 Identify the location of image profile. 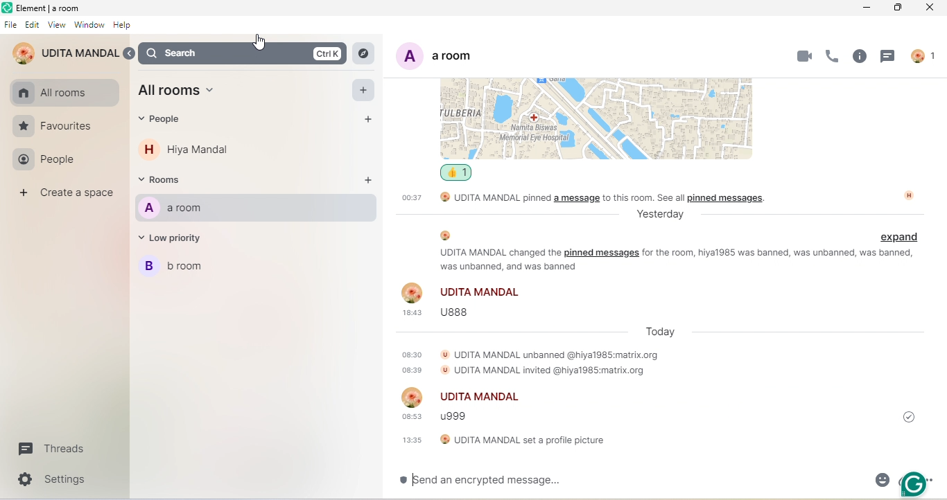
(449, 234).